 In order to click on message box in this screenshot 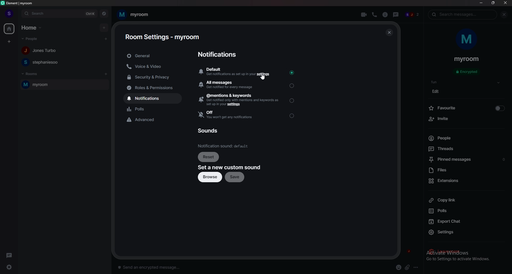, I will do `click(151, 267)`.